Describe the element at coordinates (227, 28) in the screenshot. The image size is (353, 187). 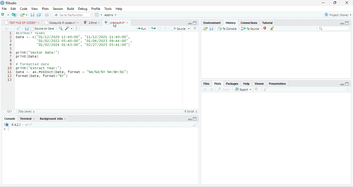
I see `To Console` at that location.